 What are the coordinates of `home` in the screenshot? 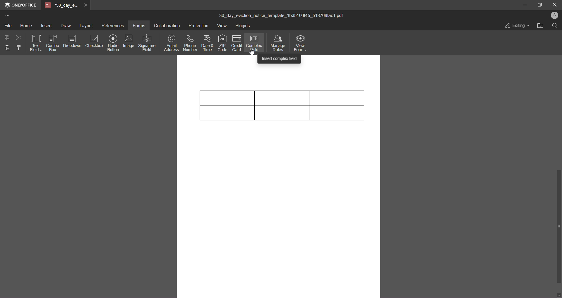 It's located at (26, 25).